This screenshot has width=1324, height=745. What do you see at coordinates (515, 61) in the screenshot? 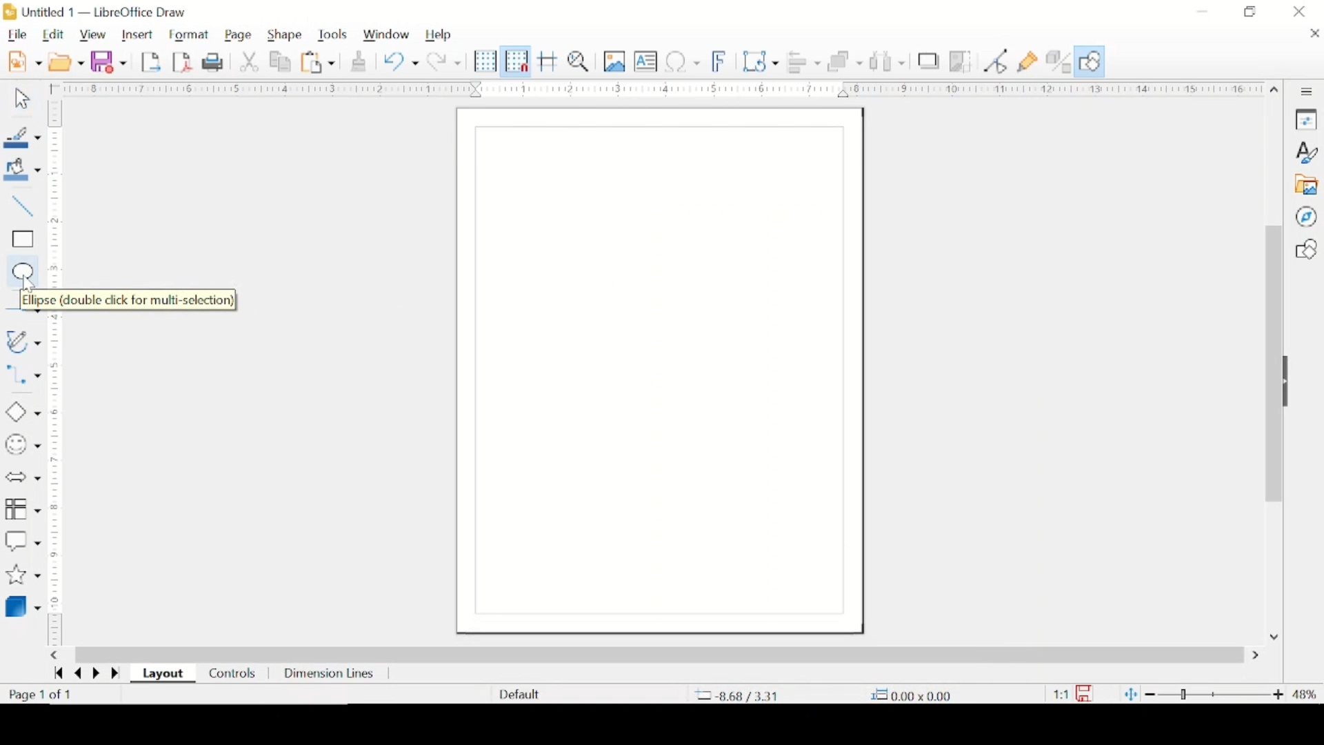
I see `snap to grid` at bounding box center [515, 61].